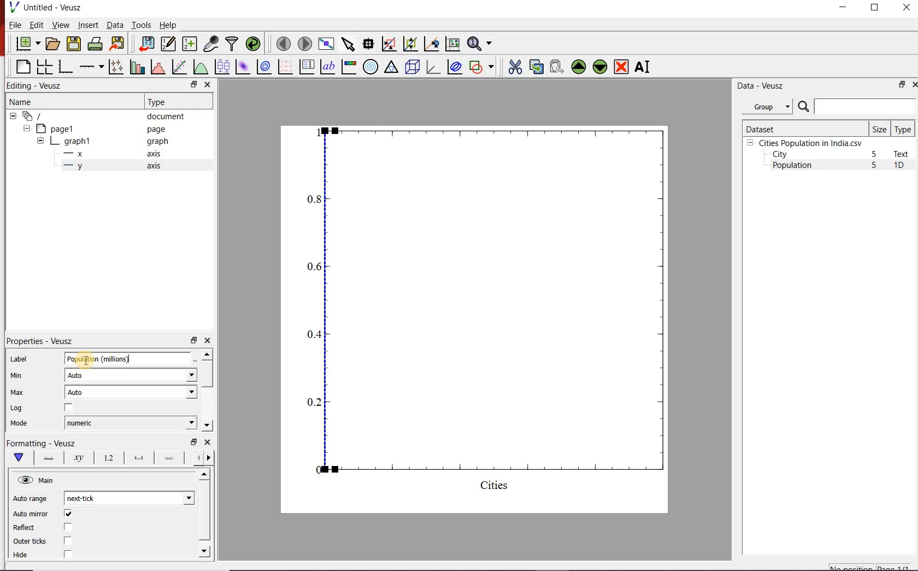  I want to click on Major ticks, so click(136, 459).